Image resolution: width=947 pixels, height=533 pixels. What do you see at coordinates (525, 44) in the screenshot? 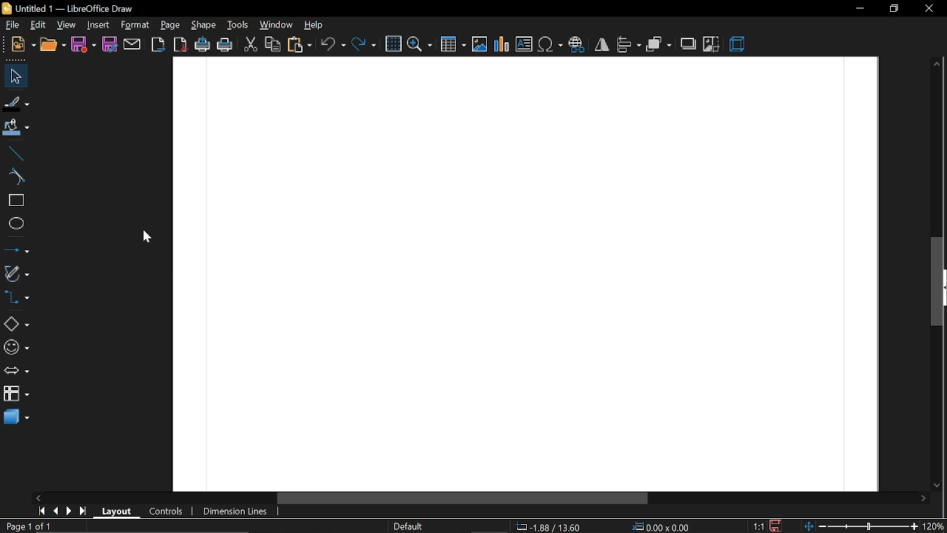
I see `insert text` at bounding box center [525, 44].